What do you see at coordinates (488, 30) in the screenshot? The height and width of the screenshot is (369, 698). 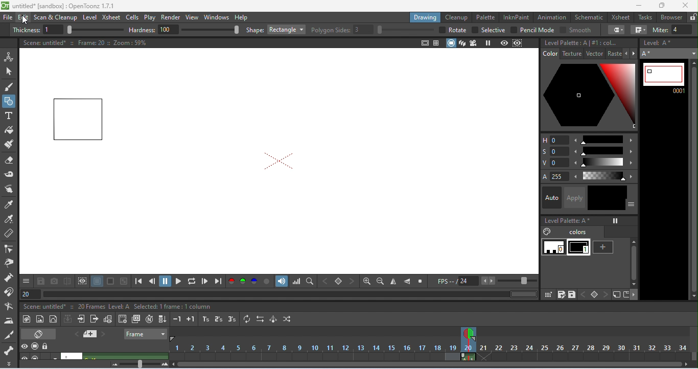 I see `selective` at bounding box center [488, 30].